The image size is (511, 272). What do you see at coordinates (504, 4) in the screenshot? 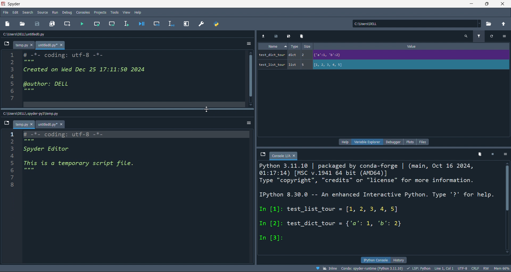
I see `close` at bounding box center [504, 4].